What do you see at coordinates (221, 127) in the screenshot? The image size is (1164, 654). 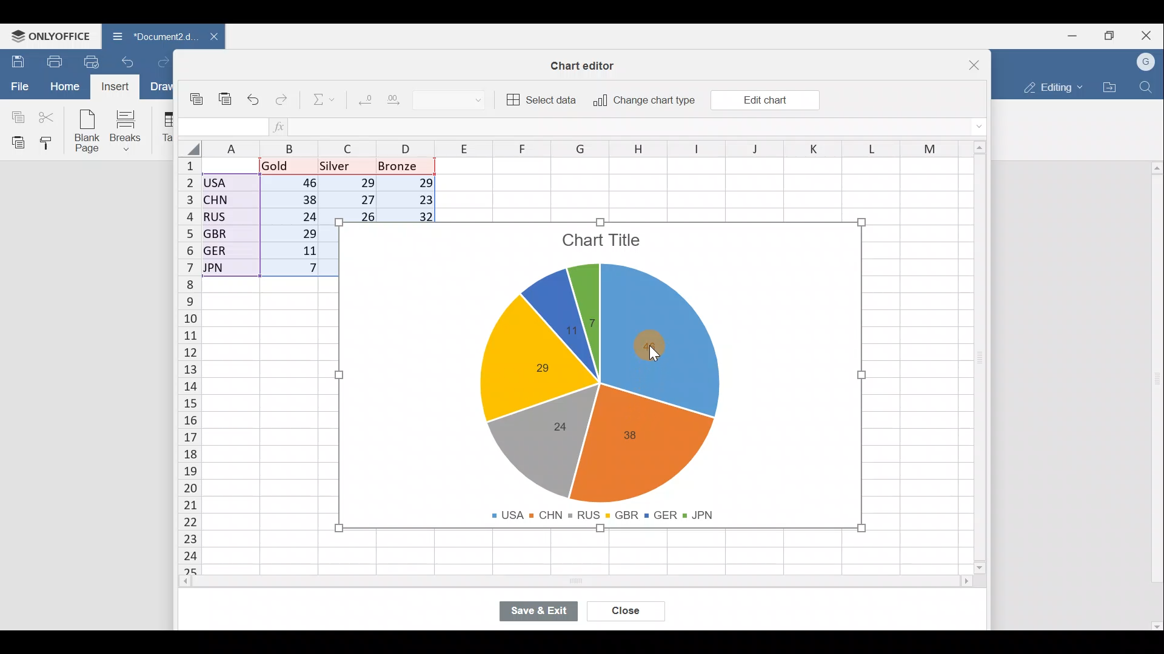 I see `Cell name` at bounding box center [221, 127].